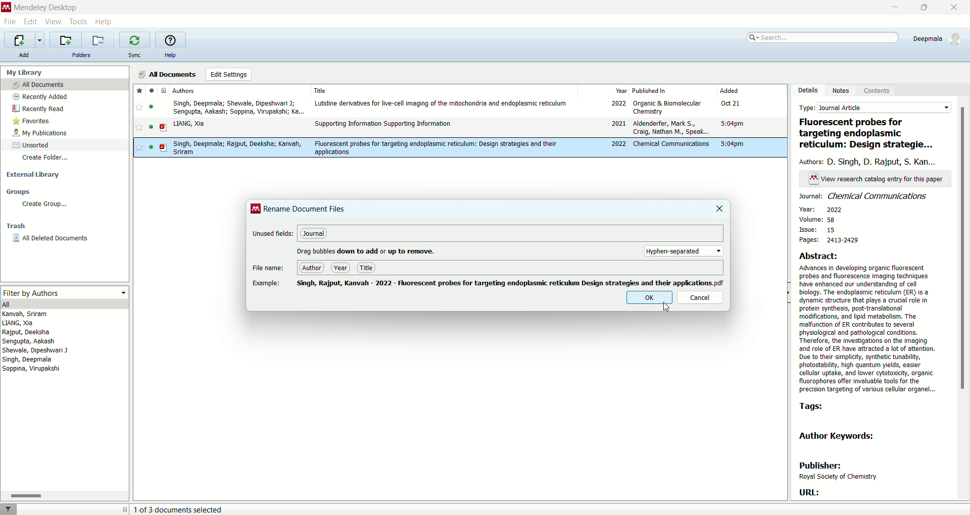  Describe the element at coordinates (306, 210) in the screenshot. I see `rename document files` at that location.